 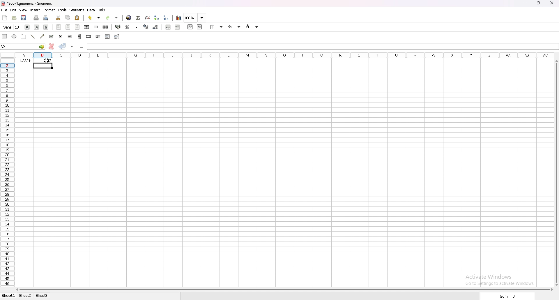 I want to click on zoom, so click(x=194, y=18).